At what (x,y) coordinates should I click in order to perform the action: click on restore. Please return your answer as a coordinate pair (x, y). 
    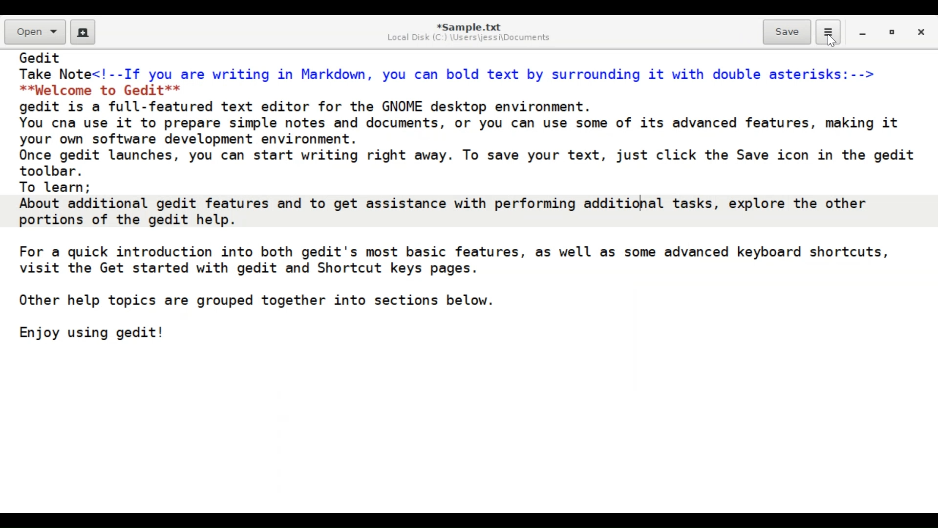
    Looking at the image, I should click on (894, 34).